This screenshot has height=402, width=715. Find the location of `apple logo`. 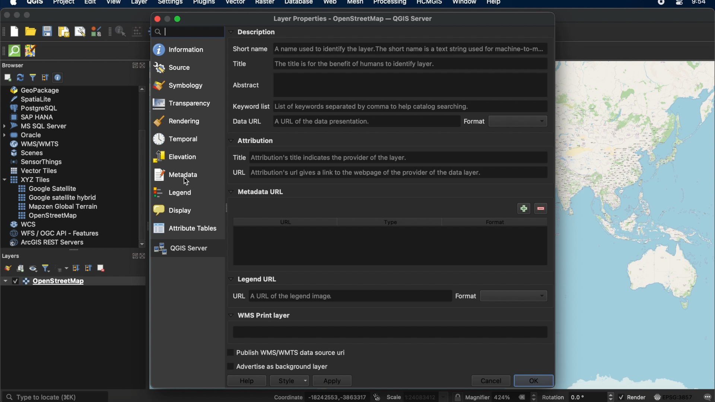

apple logo is located at coordinates (12, 3).